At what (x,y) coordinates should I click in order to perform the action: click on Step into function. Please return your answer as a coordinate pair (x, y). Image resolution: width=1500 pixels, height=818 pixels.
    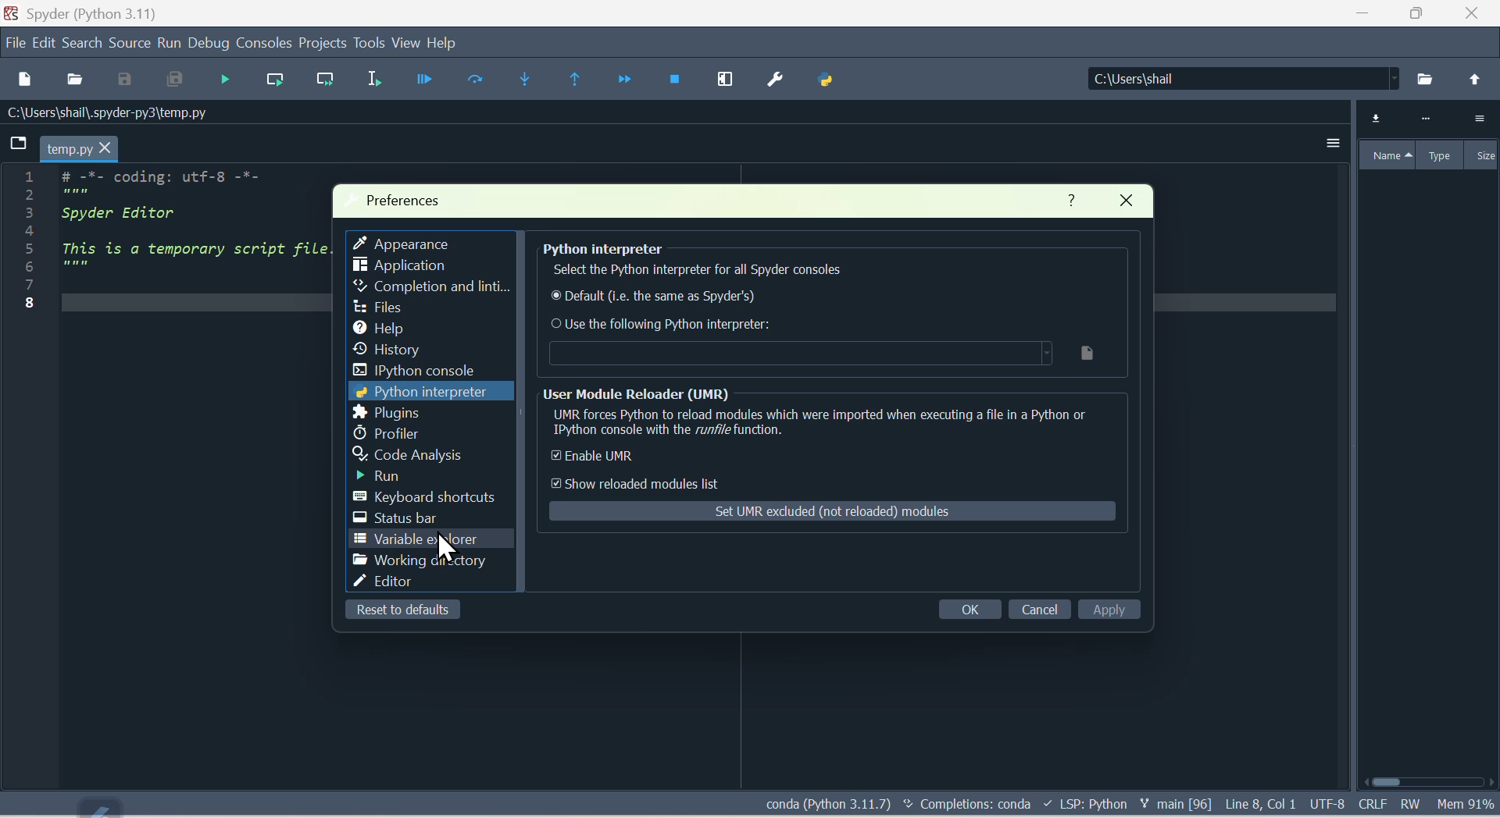
    Looking at the image, I should click on (521, 76).